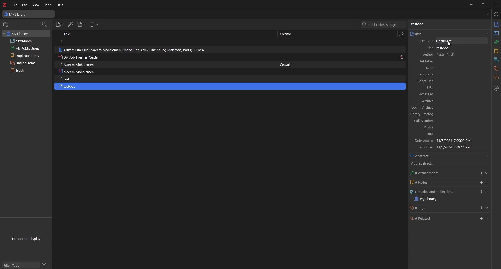 The image size is (501, 269). Describe the element at coordinates (447, 81) in the screenshot. I see `Short Title` at that location.